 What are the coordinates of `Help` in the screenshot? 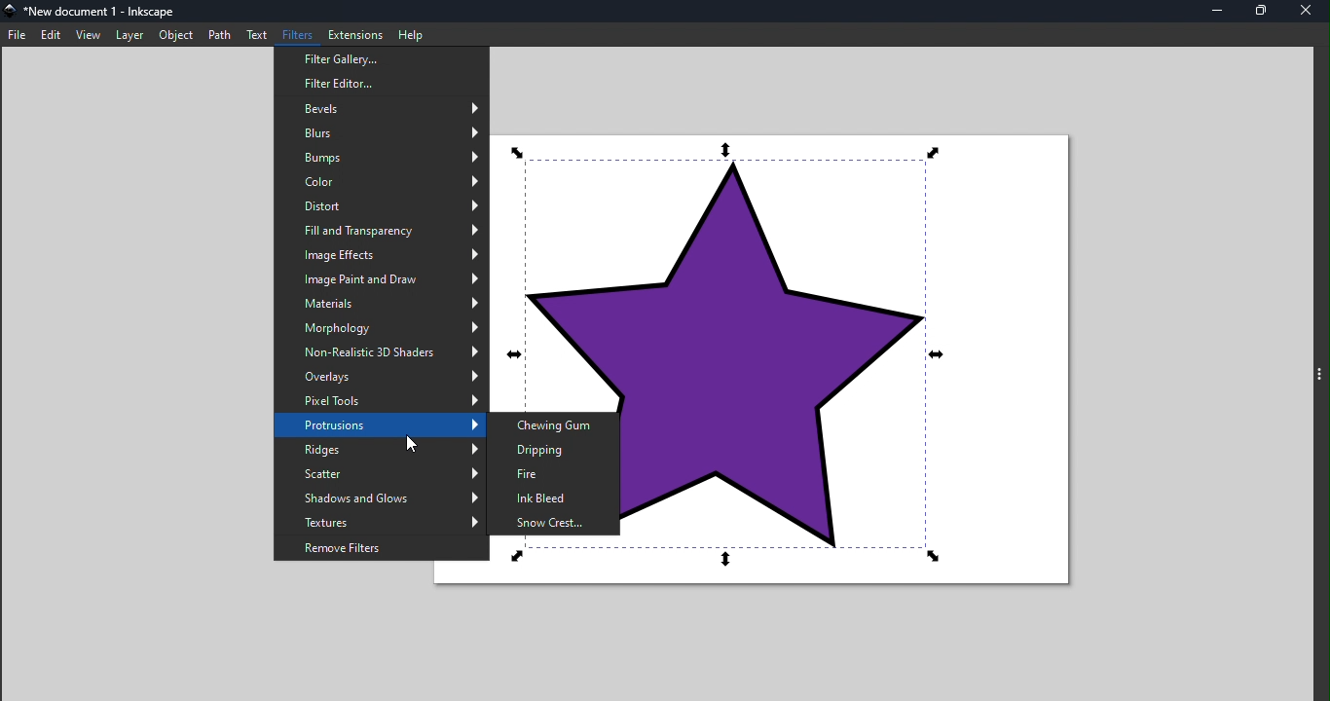 It's located at (412, 32).